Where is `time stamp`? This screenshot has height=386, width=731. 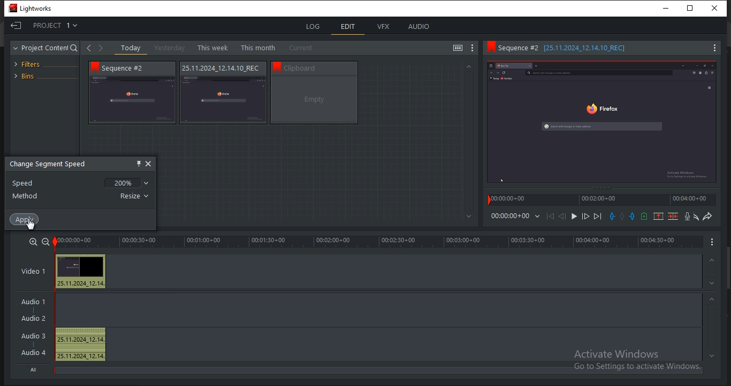
time stamp is located at coordinates (509, 200).